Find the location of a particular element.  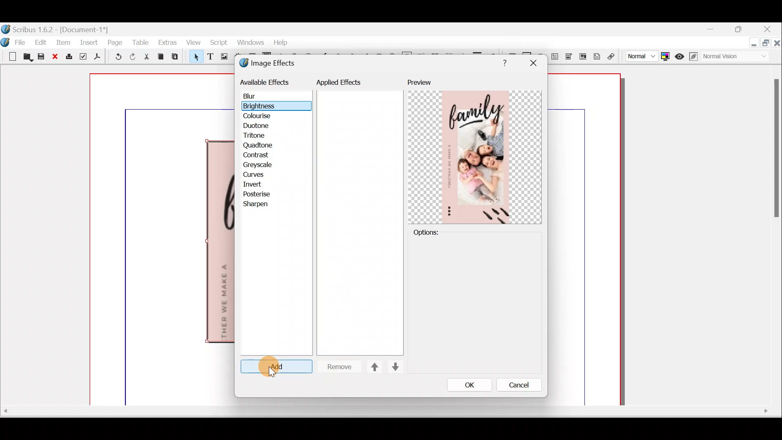

Remove is located at coordinates (336, 367).